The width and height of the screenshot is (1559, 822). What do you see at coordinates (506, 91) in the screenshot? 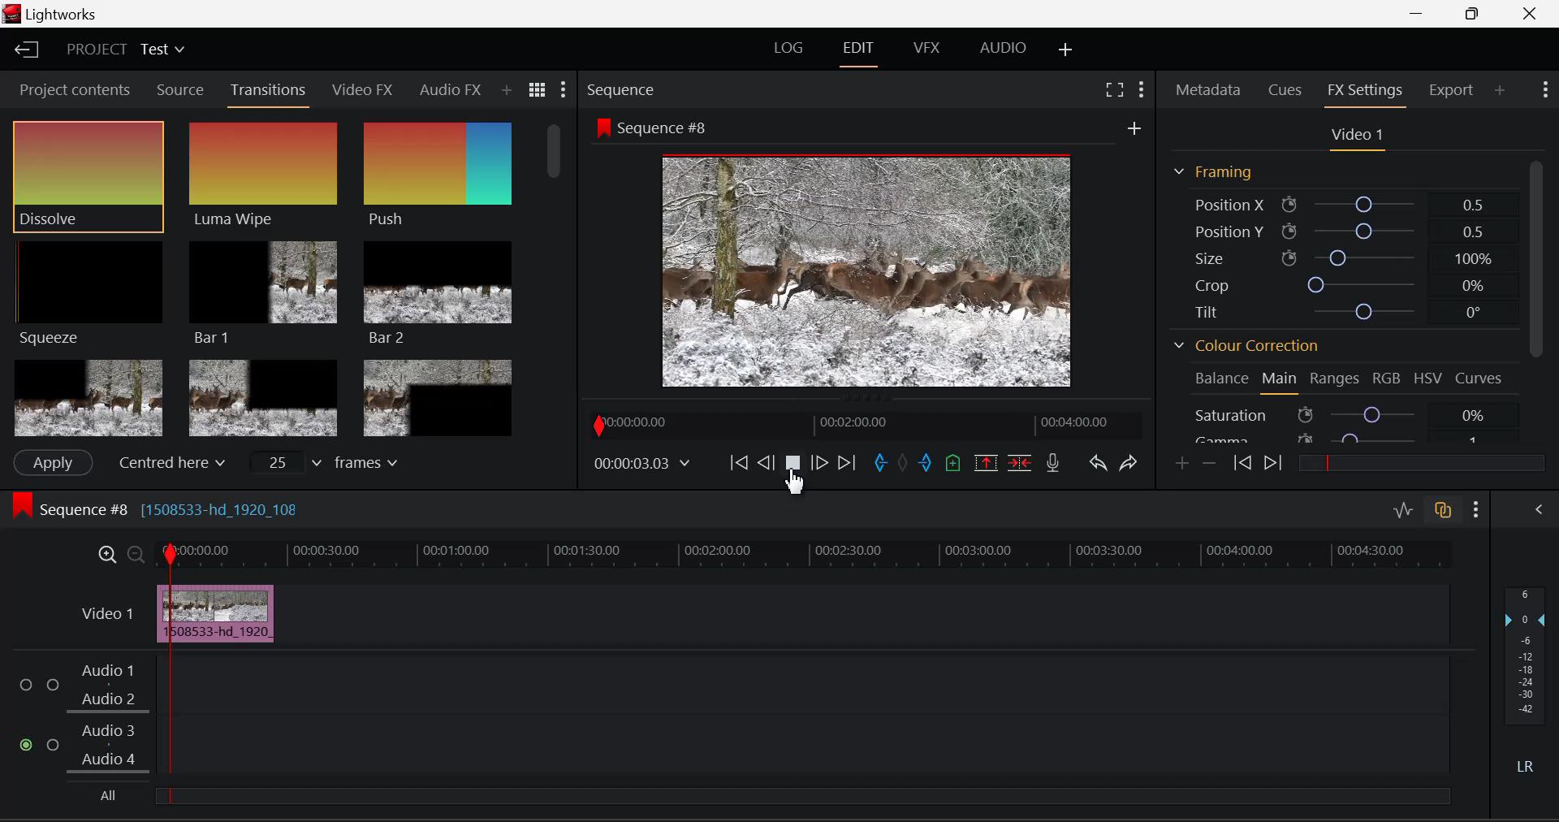
I see `Add Panel` at bounding box center [506, 91].